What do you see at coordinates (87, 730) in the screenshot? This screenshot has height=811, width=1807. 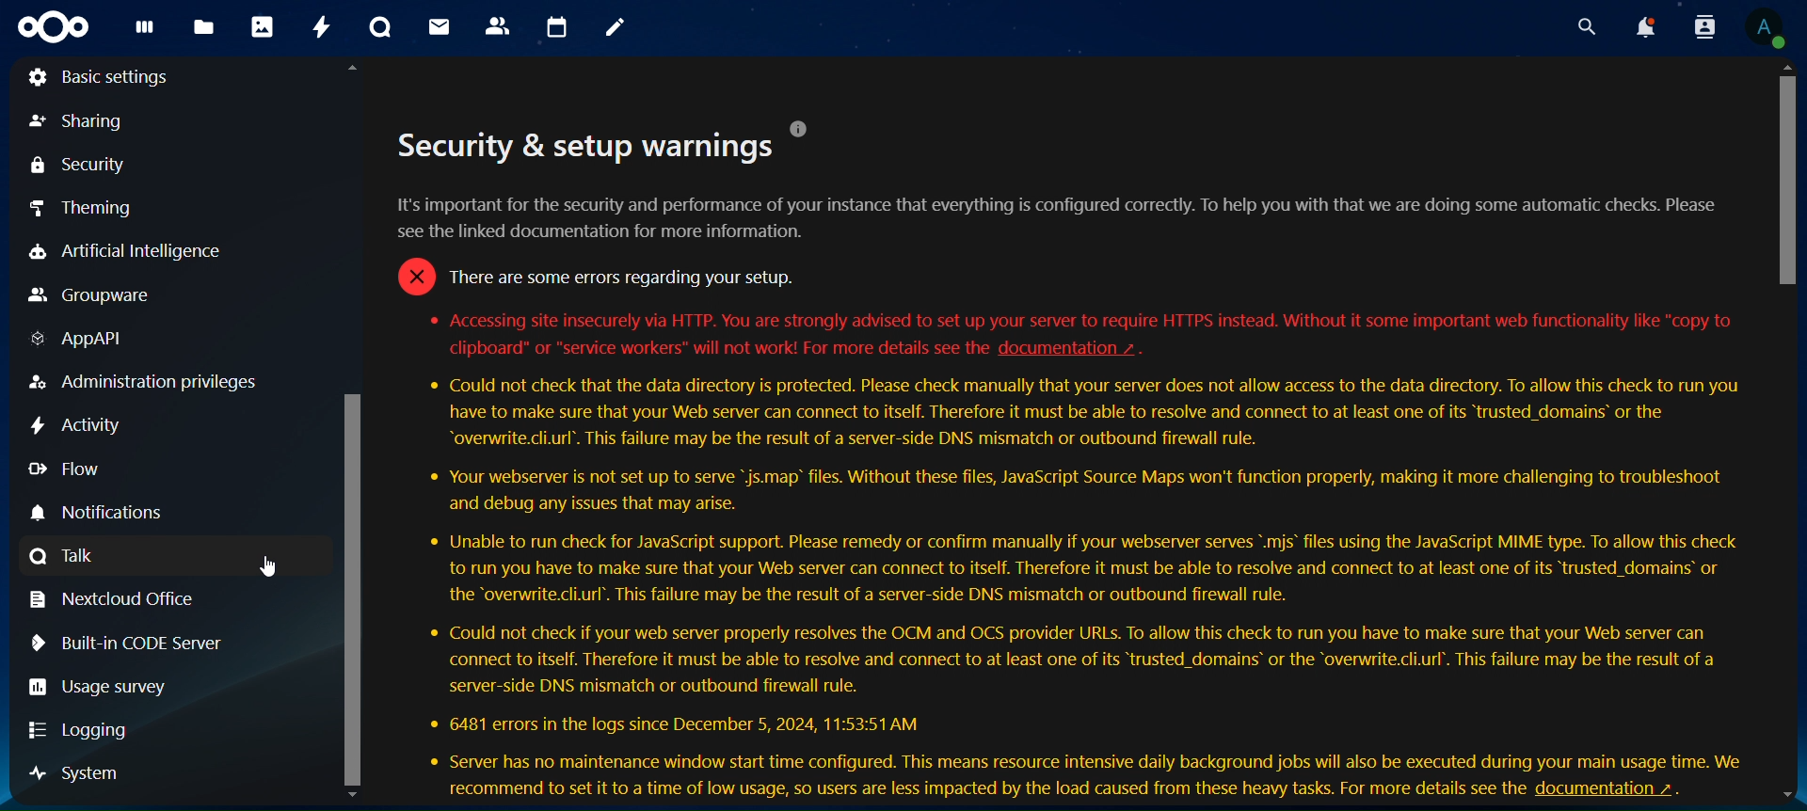 I see `Logging` at bounding box center [87, 730].